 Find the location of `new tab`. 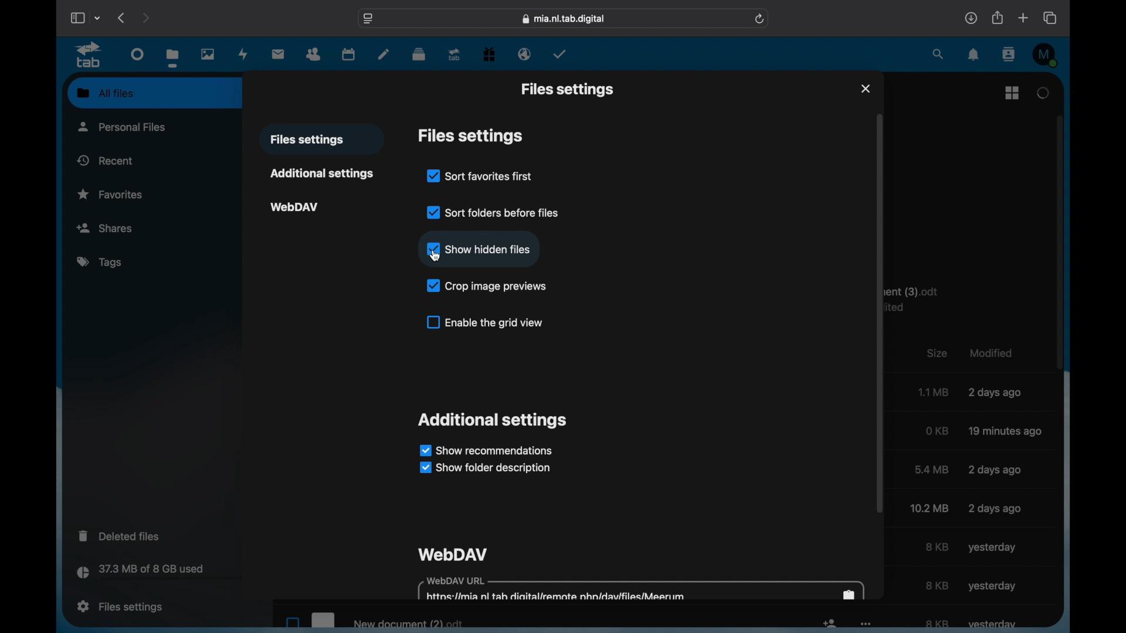

new tab is located at coordinates (1023, 18).